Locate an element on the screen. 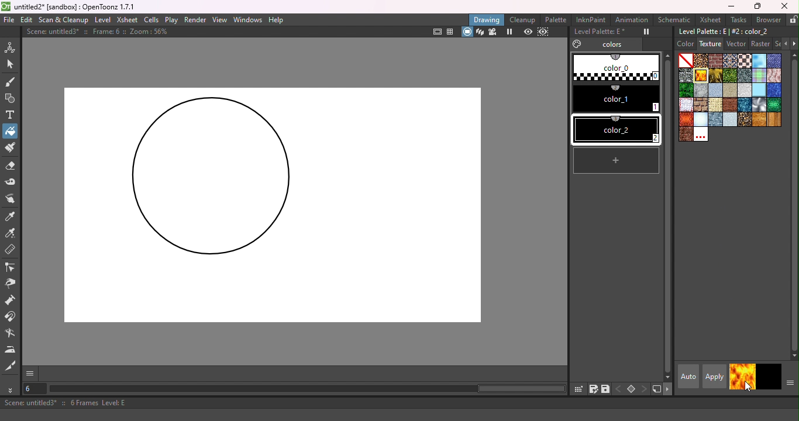 The image size is (799, 421). Fill tool is located at coordinates (10, 133).